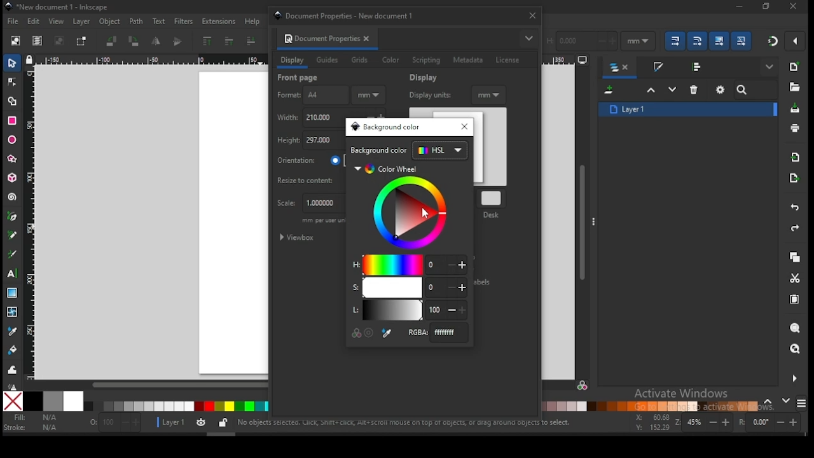 The height and width of the screenshot is (458, 814). I want to click on lower, so click(251, 41).